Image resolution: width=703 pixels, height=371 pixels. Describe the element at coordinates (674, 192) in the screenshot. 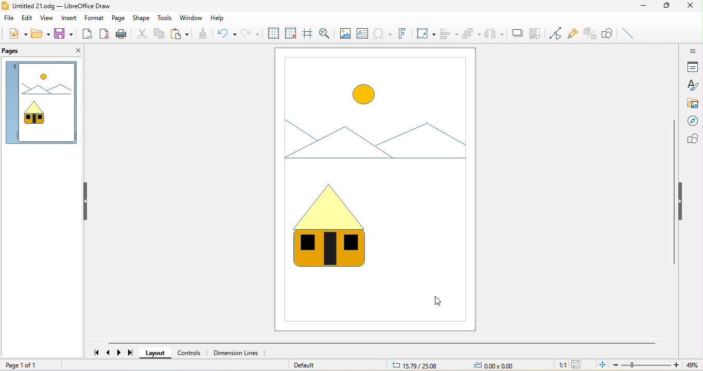

I see `vertical slider` at that location.